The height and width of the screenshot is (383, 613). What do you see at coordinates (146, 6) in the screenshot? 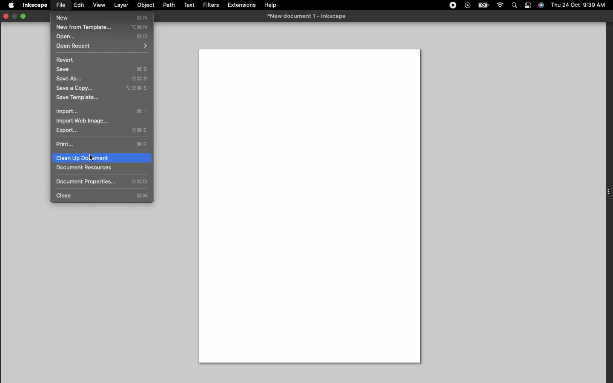
I see `Object` at bounding box center [146, 6].